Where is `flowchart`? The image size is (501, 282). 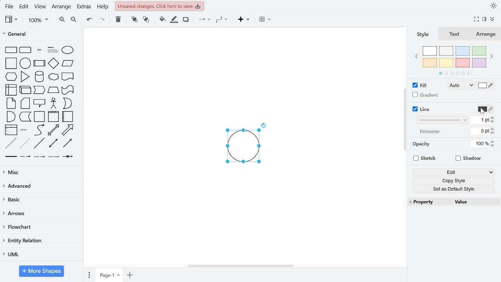 flowchart is located at coordinates (41, 227).